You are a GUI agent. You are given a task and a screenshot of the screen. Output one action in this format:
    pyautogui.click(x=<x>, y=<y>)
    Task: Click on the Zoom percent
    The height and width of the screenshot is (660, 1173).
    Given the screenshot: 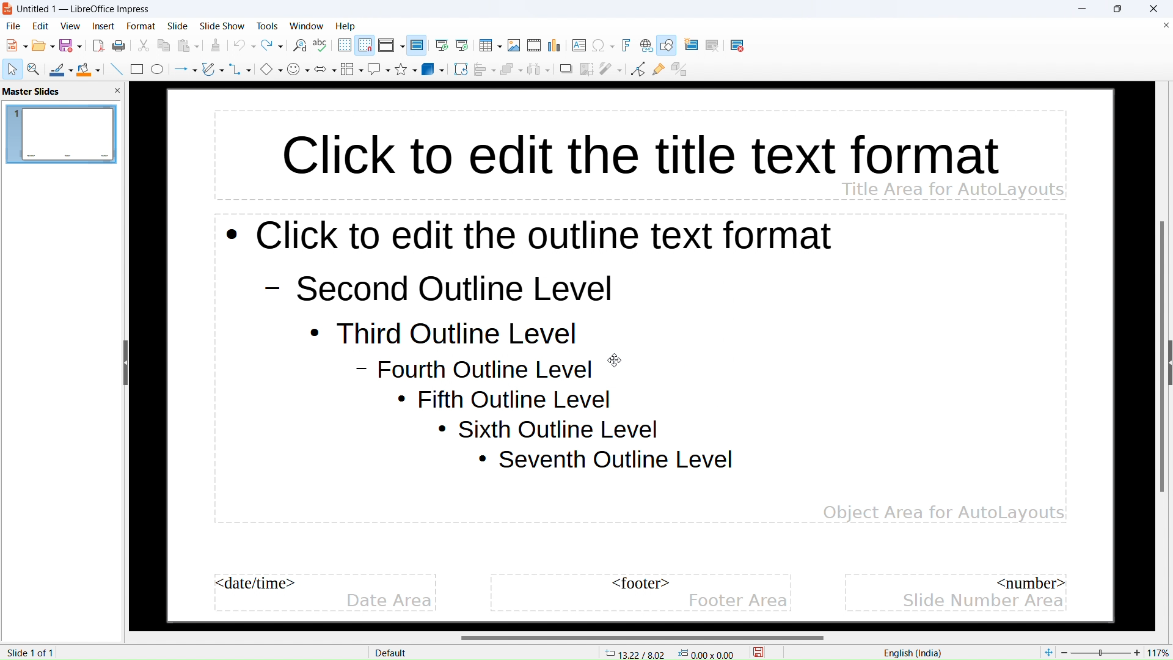 What is the action you would take?
    pyautogui.click(x=1101, y=653)
    